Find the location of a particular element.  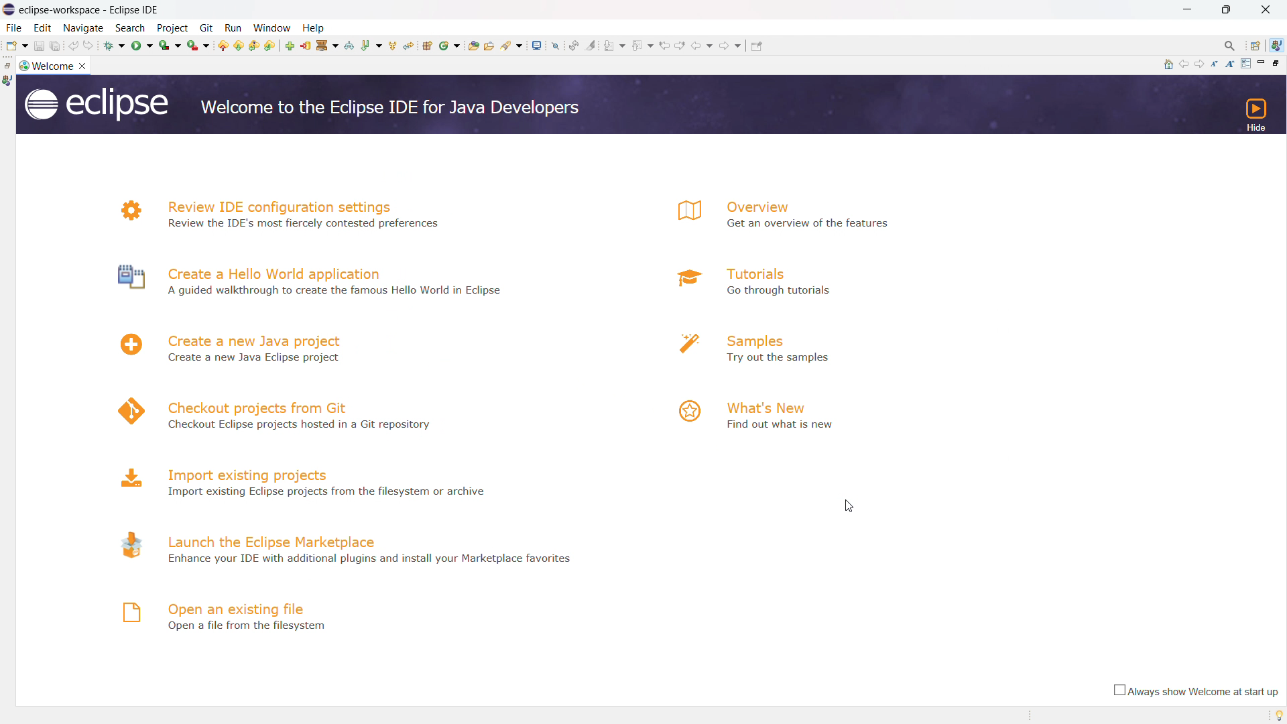

open an existing file is located at coordinates (237, 608).